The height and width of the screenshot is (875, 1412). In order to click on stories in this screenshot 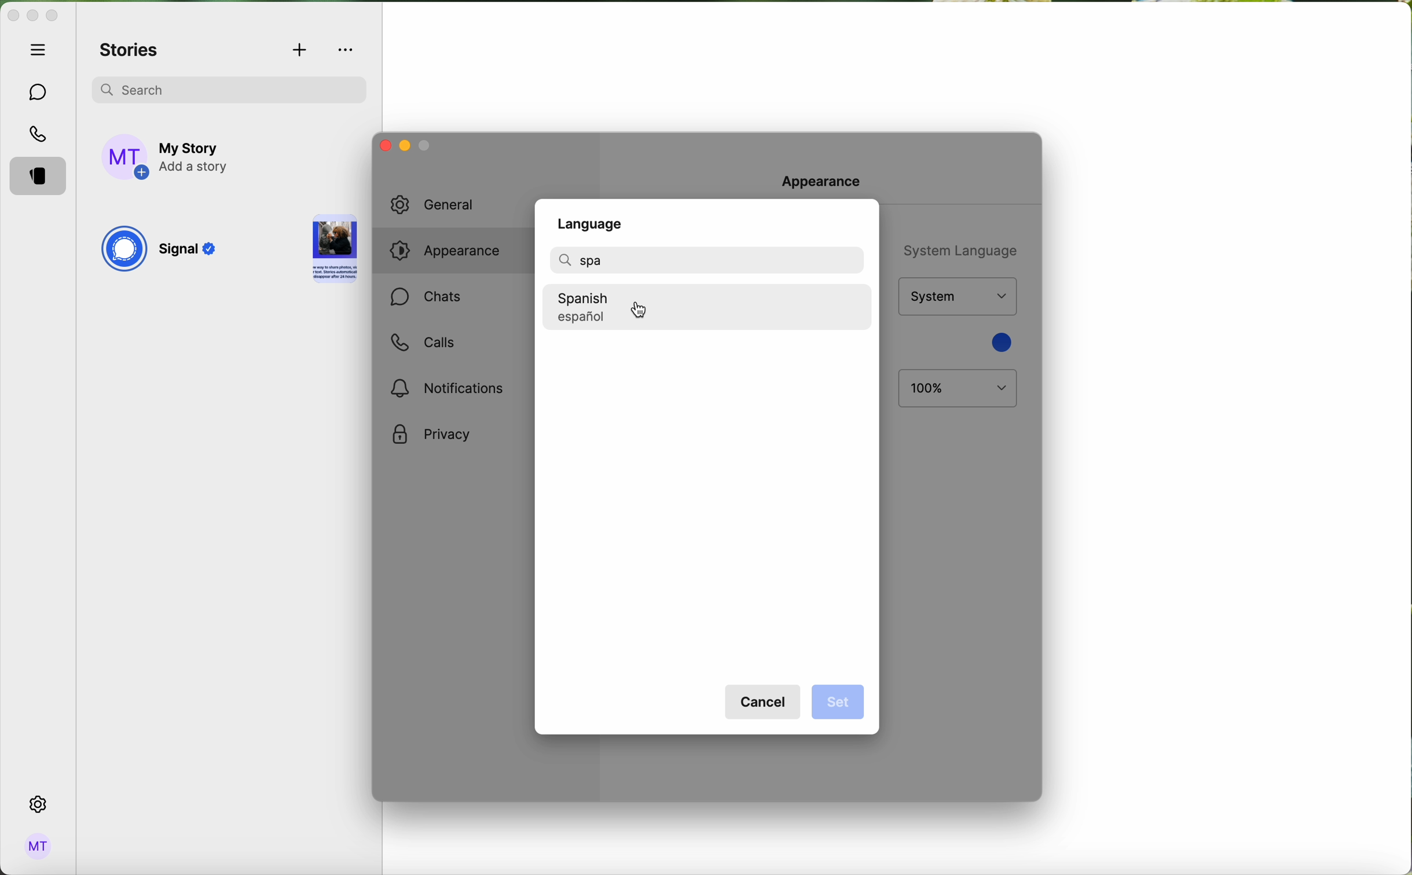, I will do `click(41, 177)`.